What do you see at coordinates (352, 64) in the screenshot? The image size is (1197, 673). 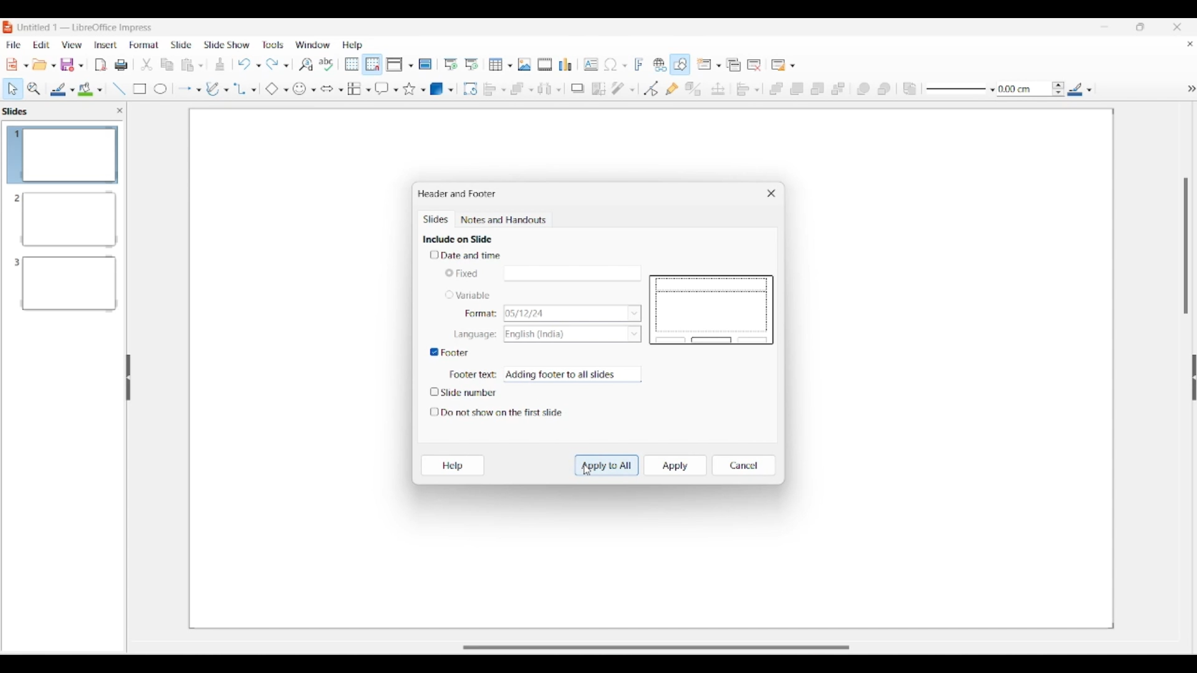 I see `Display grid` at bounding box center [352, 64].